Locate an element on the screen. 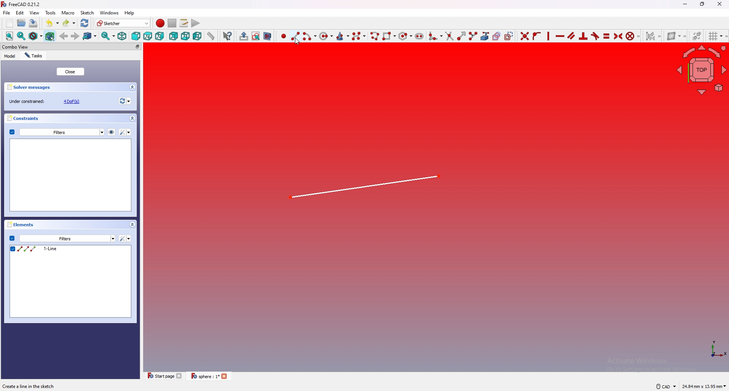 The height and width of the screenshot is (391, 729). Switch virtual space is located at coordinates (696, 36).